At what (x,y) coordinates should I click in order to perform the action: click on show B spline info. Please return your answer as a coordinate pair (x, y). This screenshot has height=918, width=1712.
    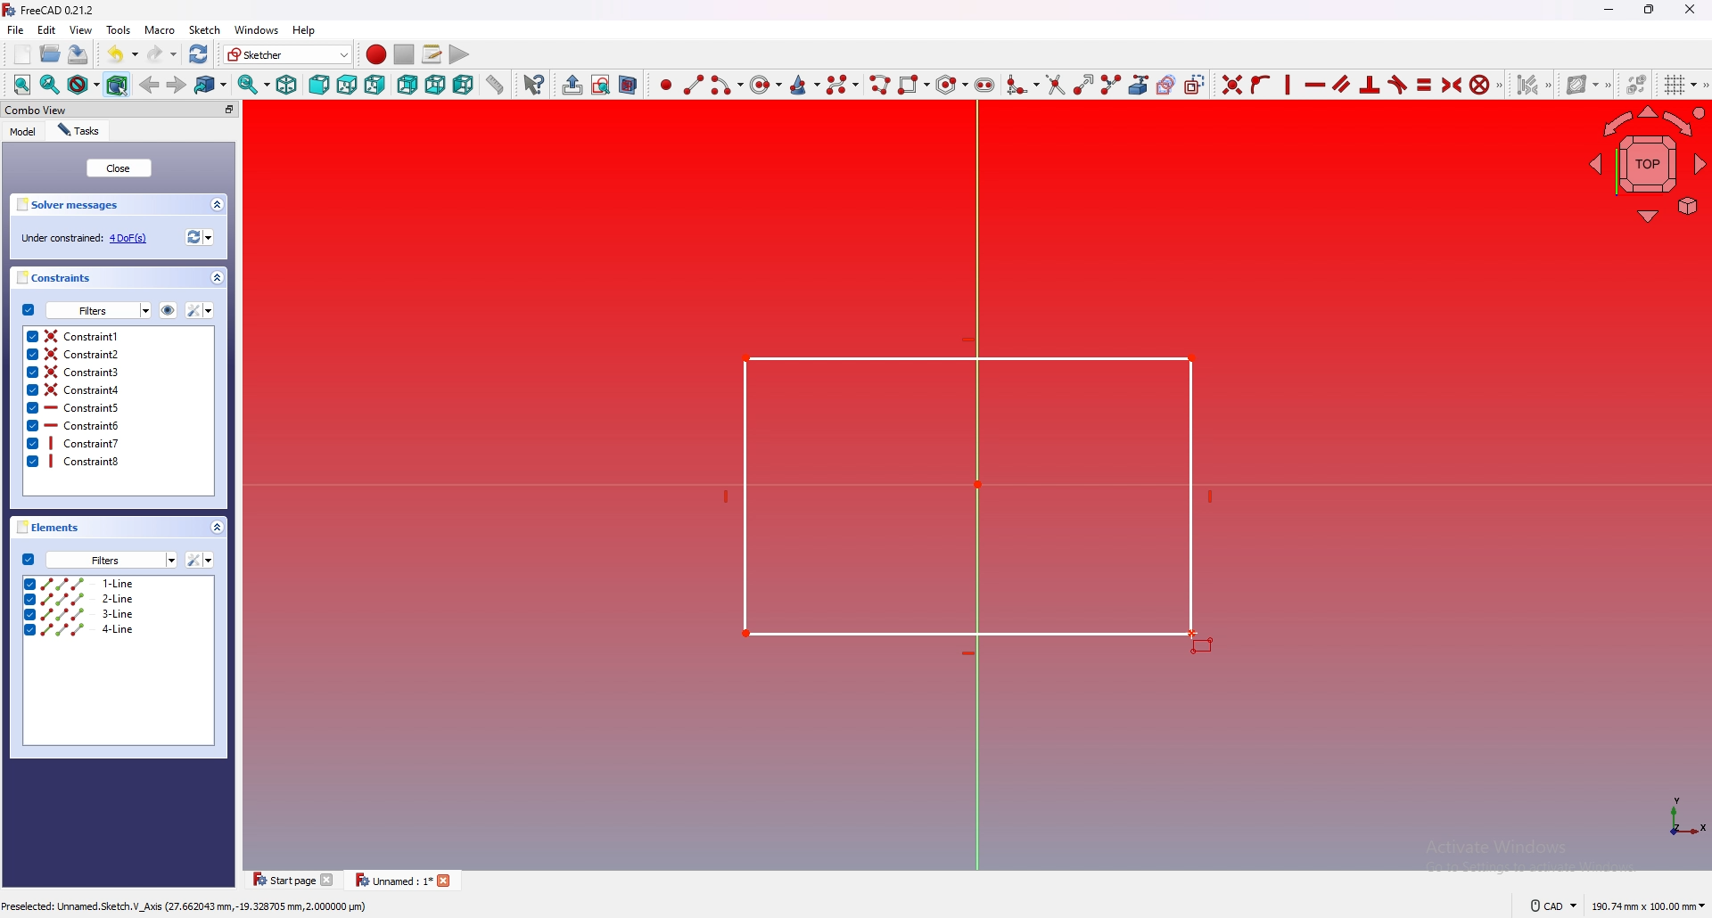
    Looking at the image, I should click on (1584, 85).